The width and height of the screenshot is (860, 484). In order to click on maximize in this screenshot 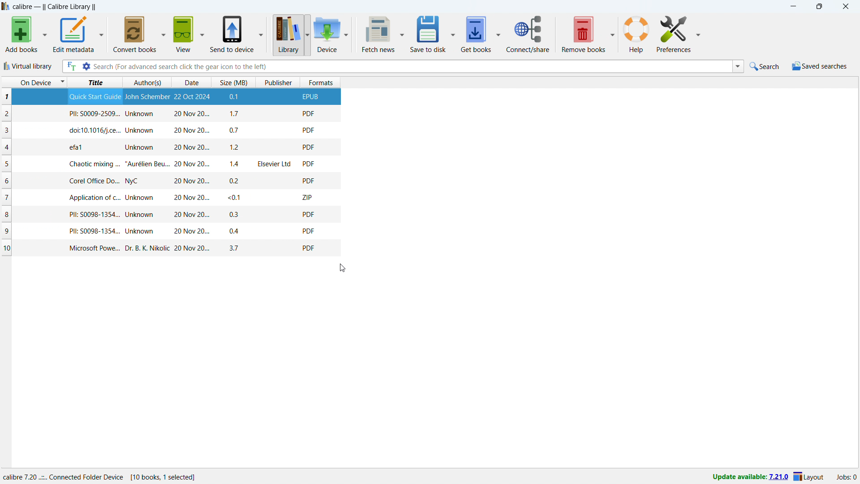, I will do `click(819, 7)`.